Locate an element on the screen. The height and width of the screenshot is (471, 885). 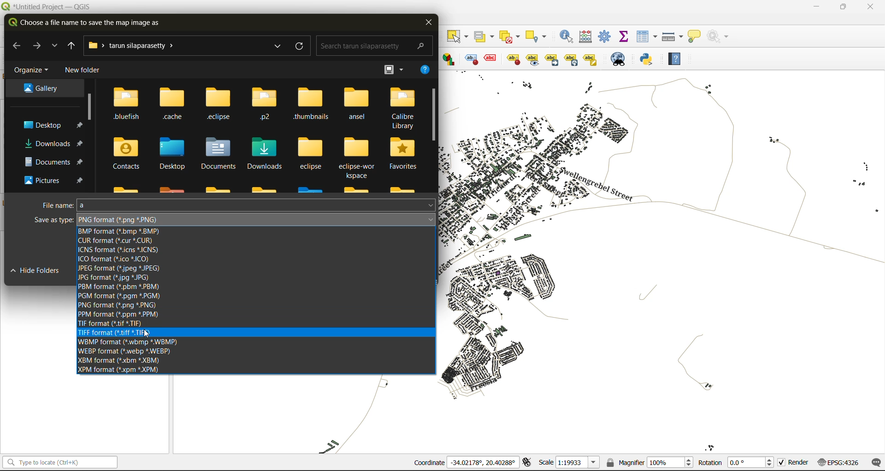
folders is located at coordinates (44, 133).